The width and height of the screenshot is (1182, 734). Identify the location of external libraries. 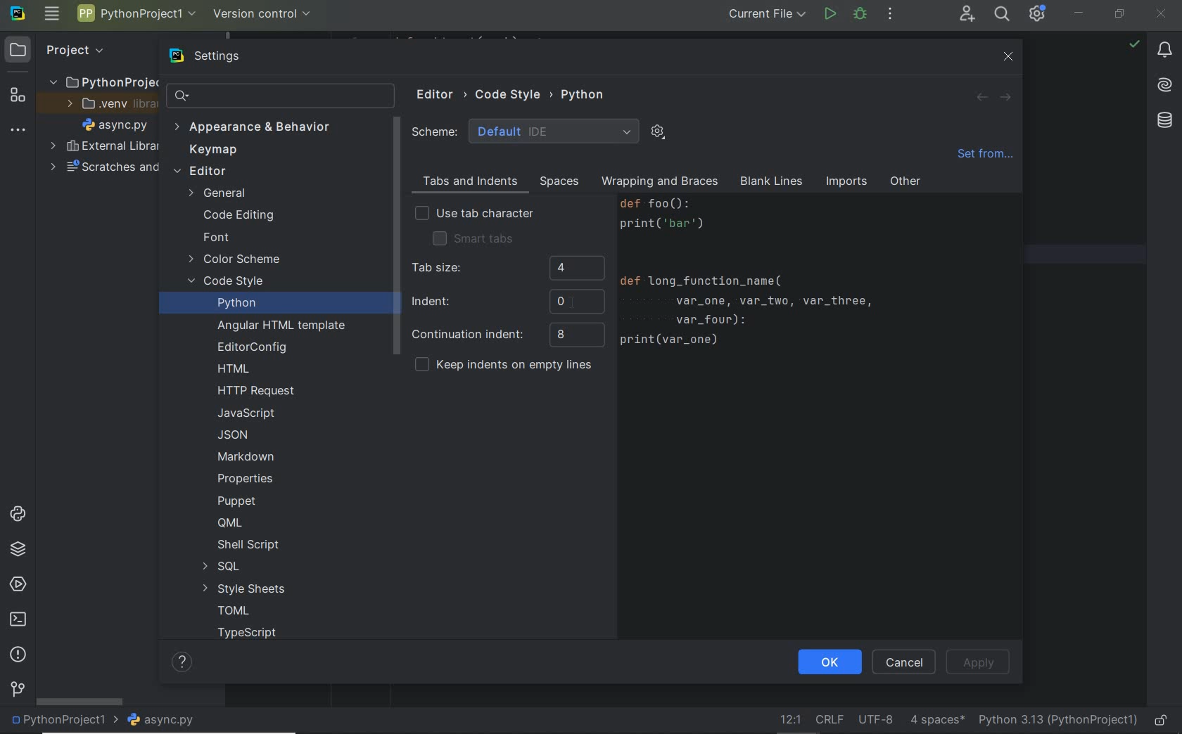
(104, 146).